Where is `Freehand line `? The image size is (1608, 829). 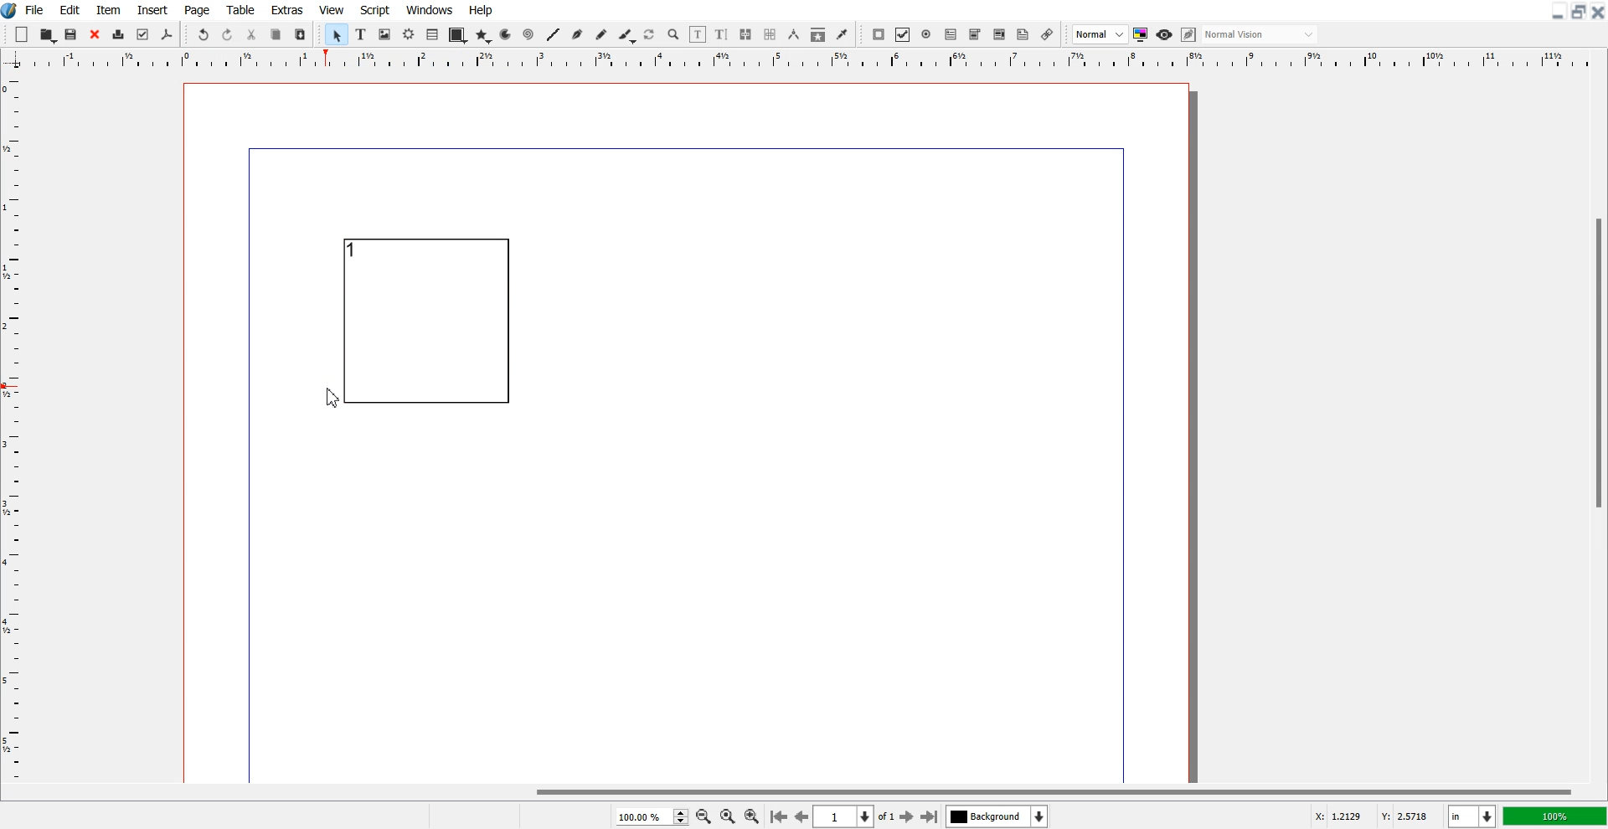 Freehand line  is located at coordinates (601, 35).